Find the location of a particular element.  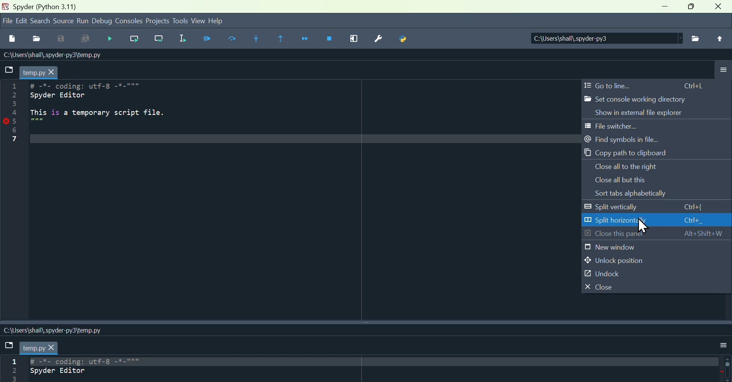

Go to line is located at coordinates (644, 86).